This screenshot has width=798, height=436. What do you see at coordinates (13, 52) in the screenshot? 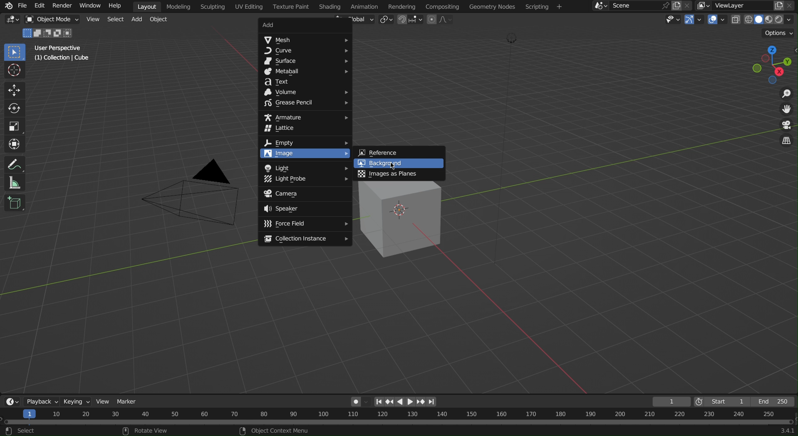
I see `Select Box` at bounding box center [13, 52].